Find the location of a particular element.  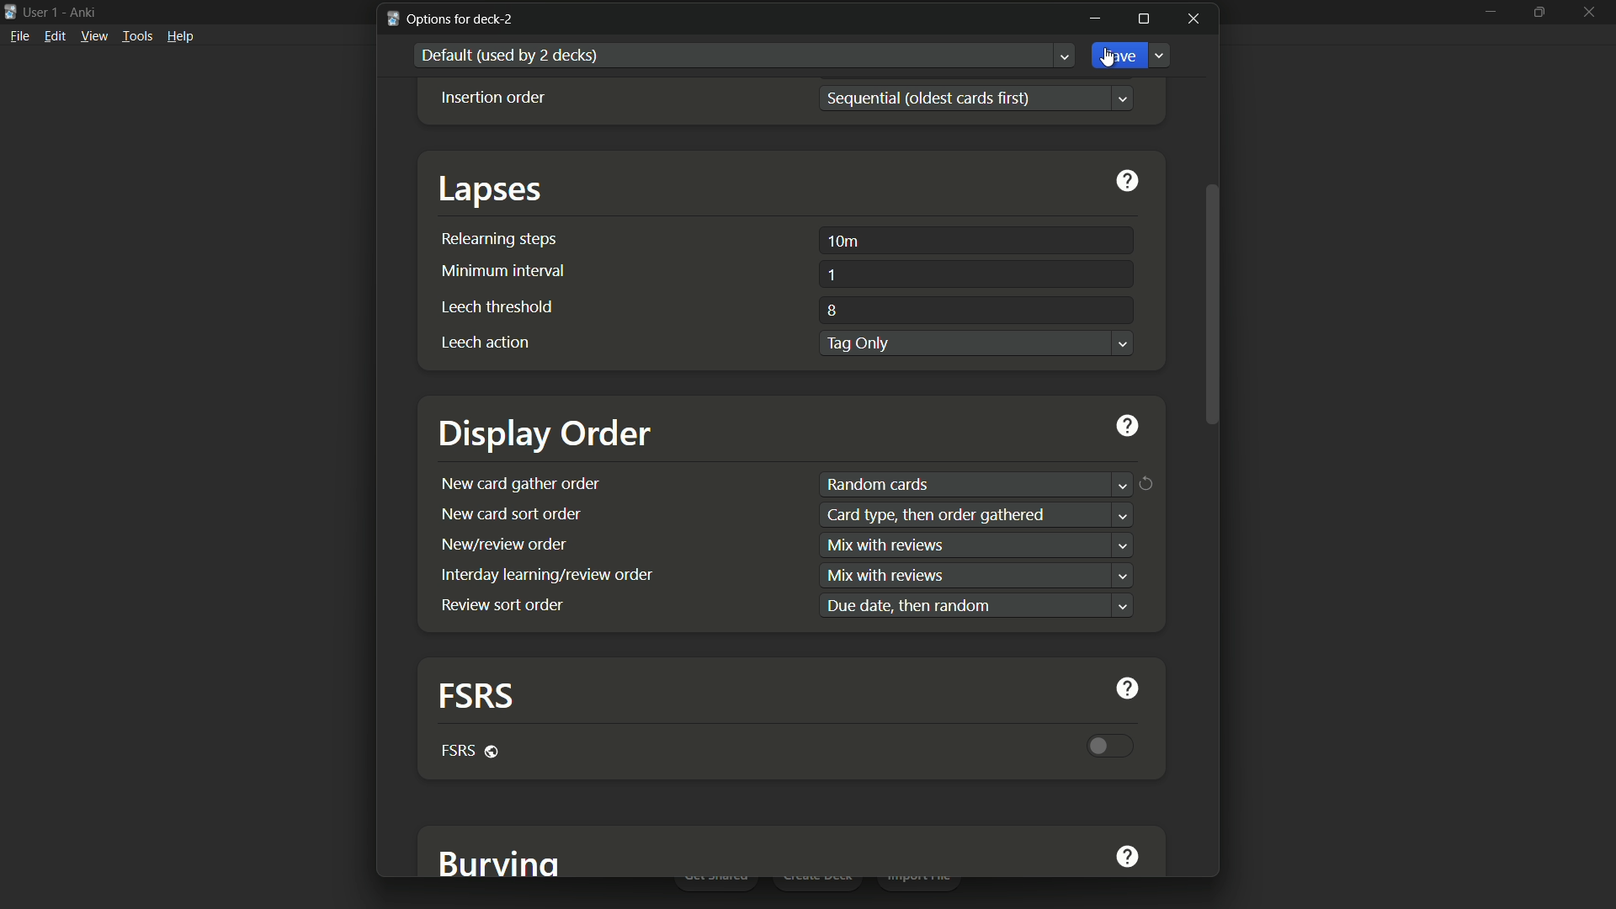

Dropdown is located at coordinates (1124, 100).